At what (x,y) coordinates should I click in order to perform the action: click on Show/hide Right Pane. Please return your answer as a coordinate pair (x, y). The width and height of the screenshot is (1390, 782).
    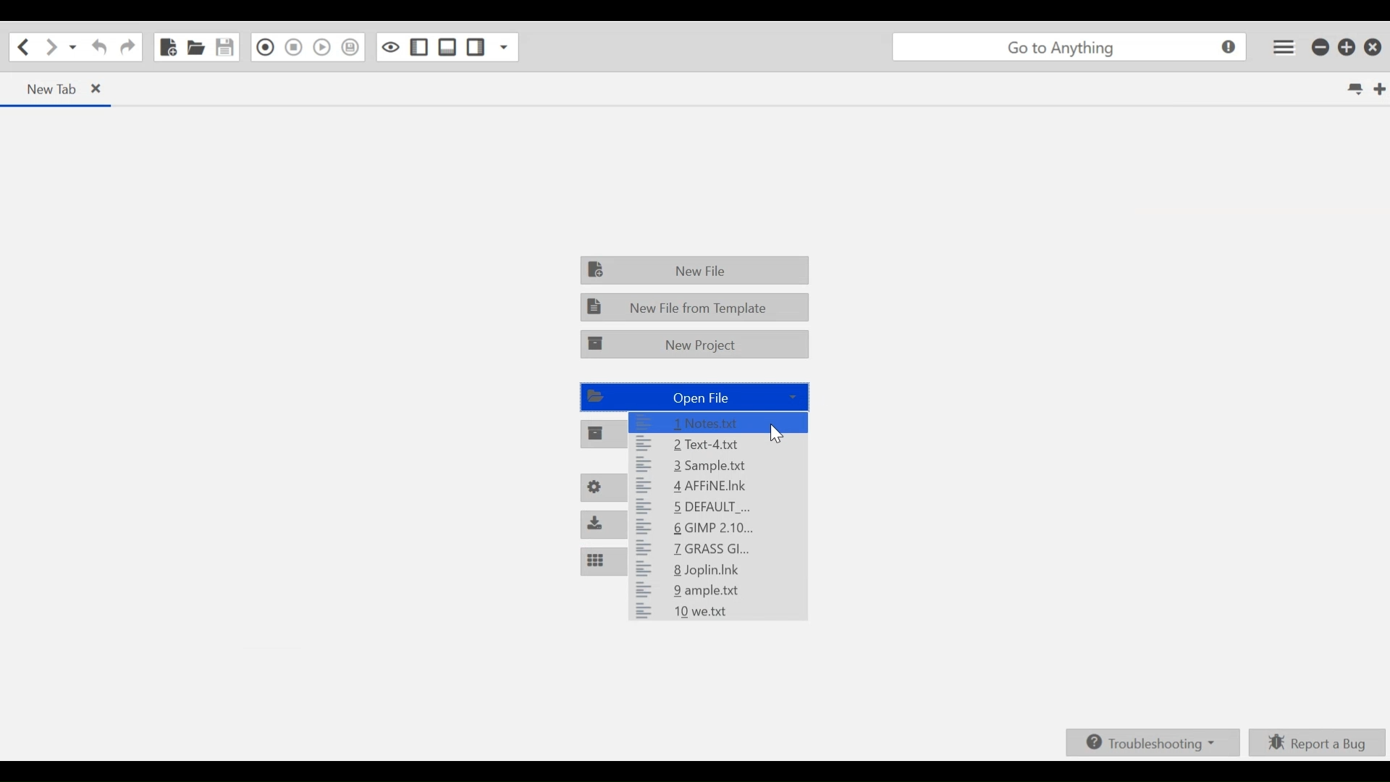
    Looking at the image, I should click on (476, 48).